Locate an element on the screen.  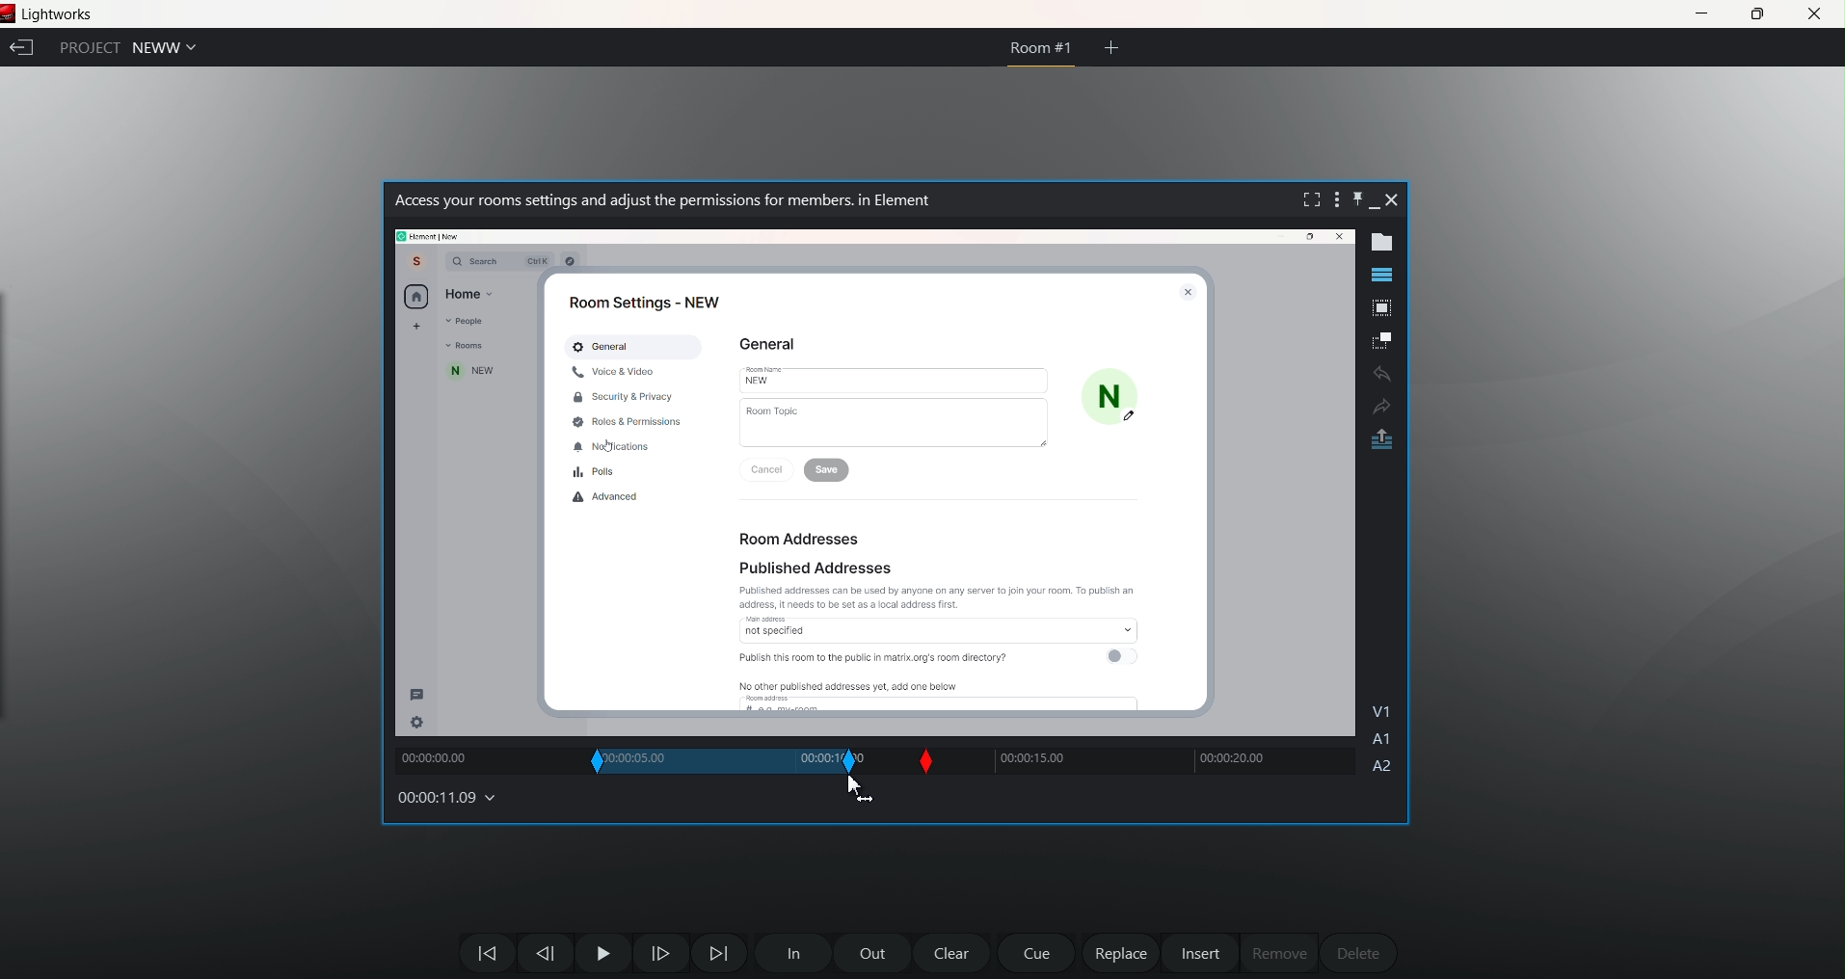
maximize is located at coordinates (1756, 13).